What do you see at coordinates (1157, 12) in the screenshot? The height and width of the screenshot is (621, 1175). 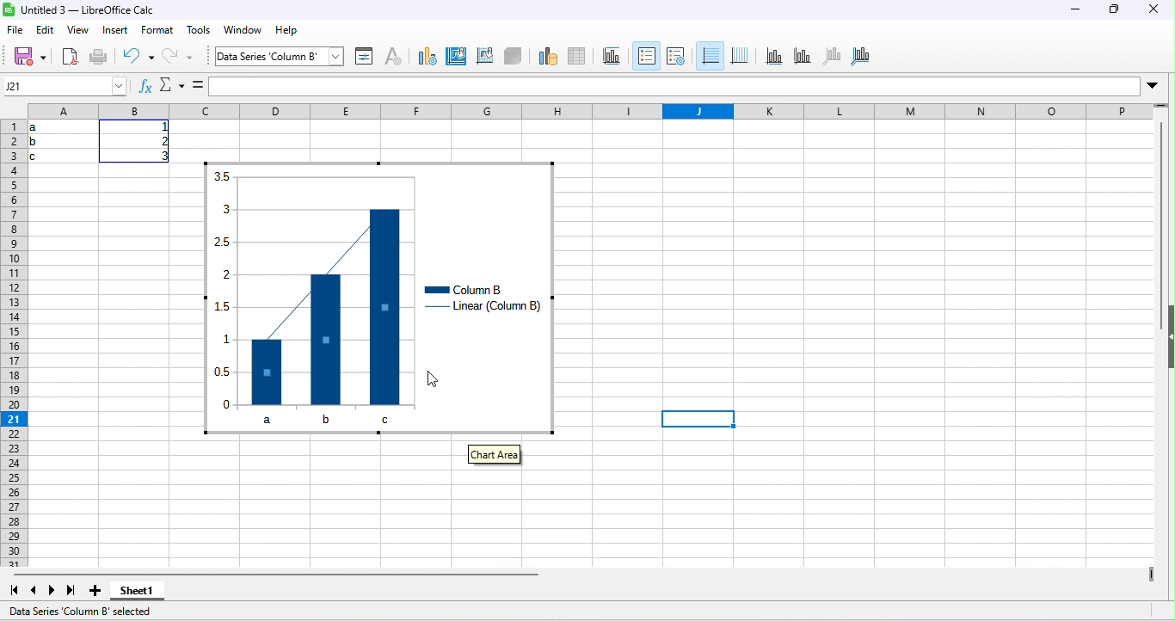 I see `close` at bounding box center [1157, 12].